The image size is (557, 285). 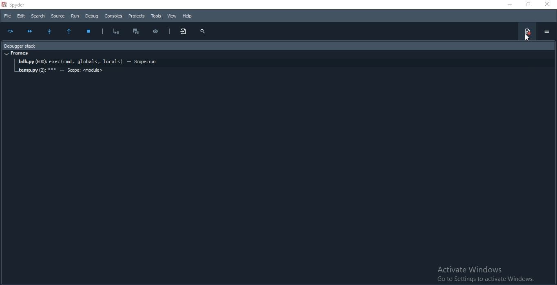 I want to click on Consoles, so click(x=114, y=16).